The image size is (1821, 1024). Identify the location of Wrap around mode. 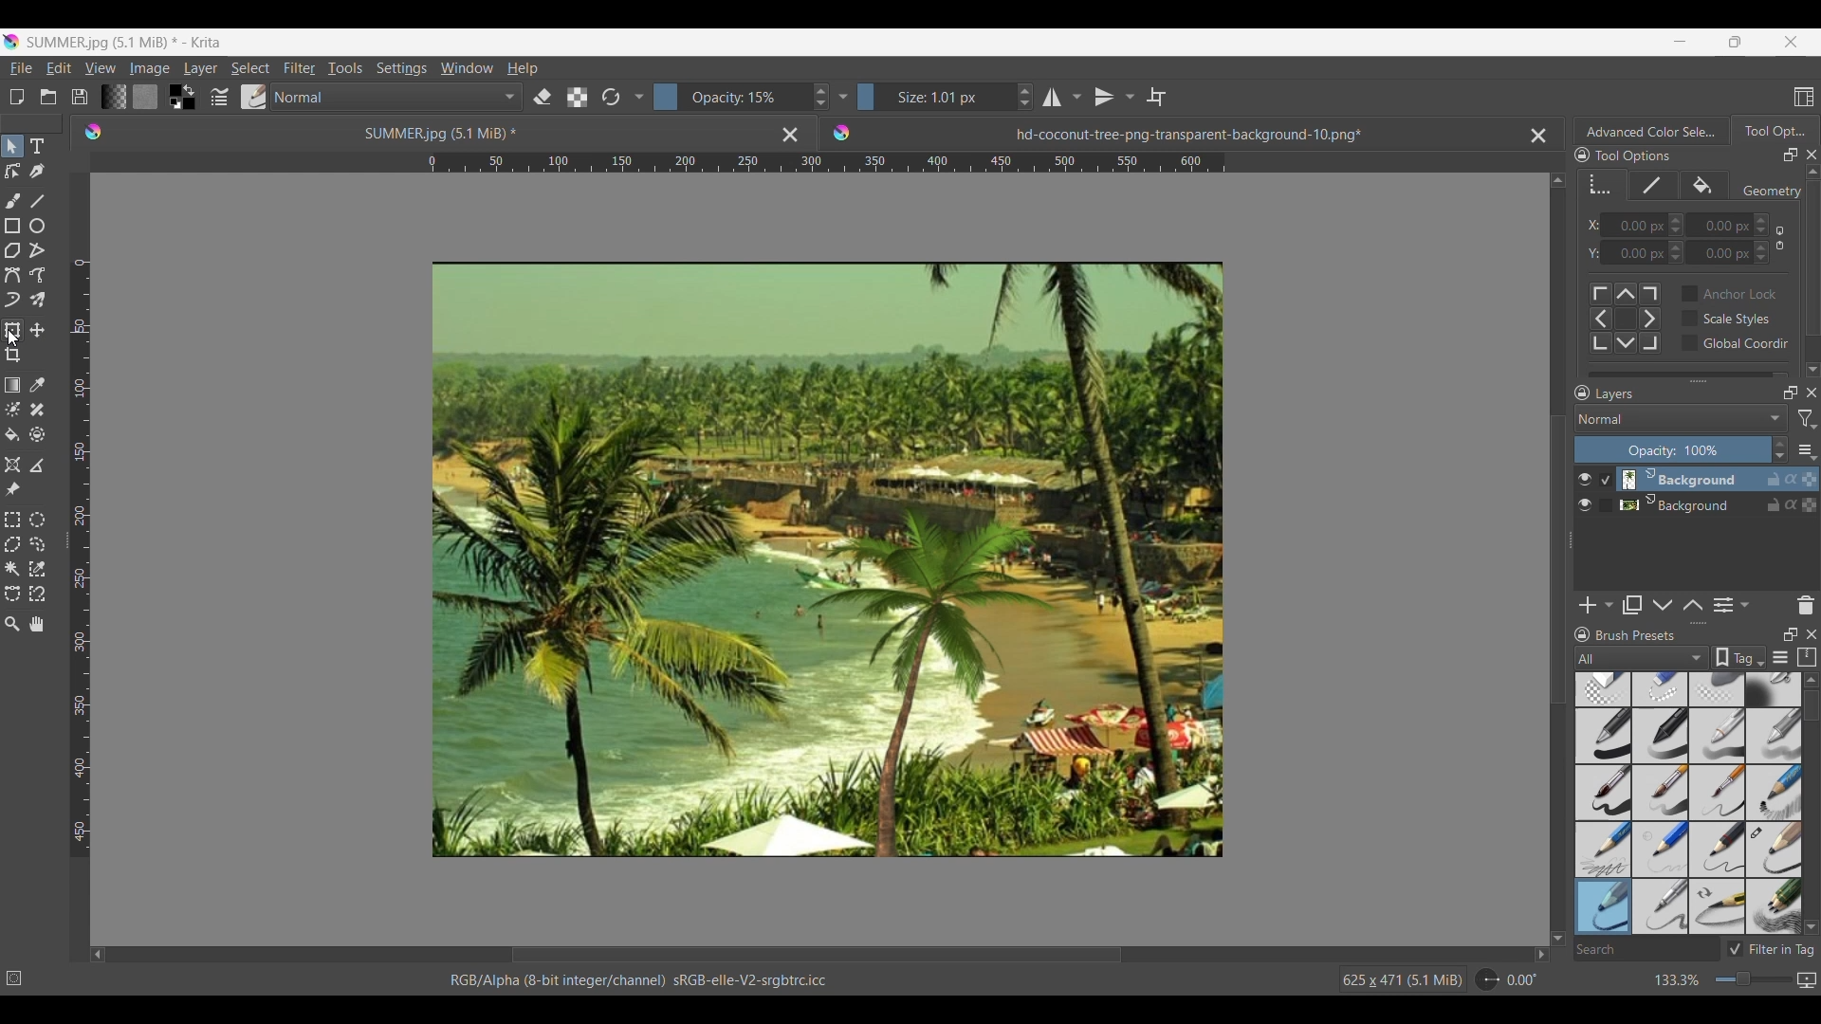
(1156, 97).